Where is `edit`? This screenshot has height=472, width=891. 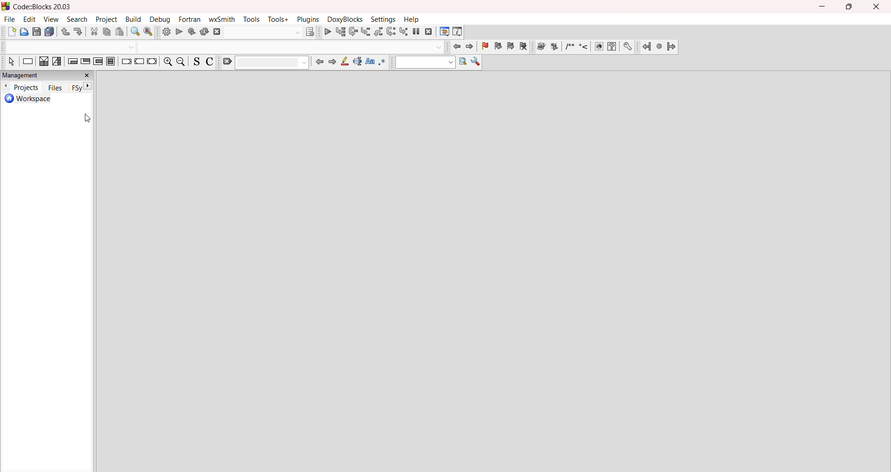
edit is located at coordinates (30, 19).